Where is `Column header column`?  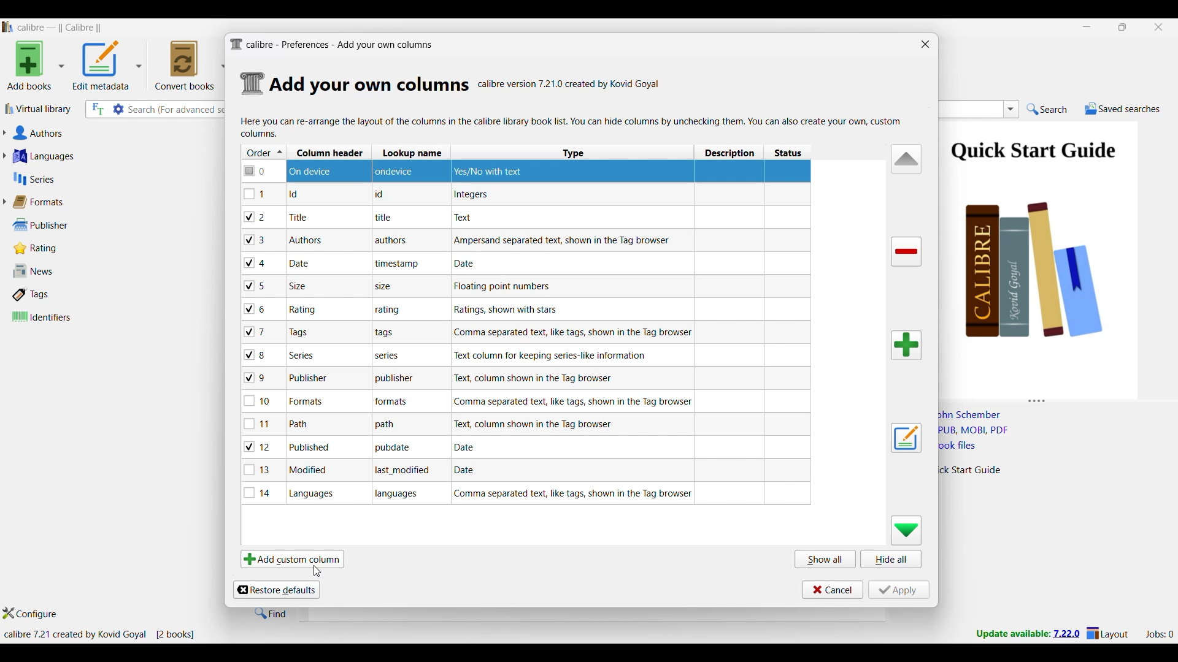
Column header column is located at coordinates (329, 151).